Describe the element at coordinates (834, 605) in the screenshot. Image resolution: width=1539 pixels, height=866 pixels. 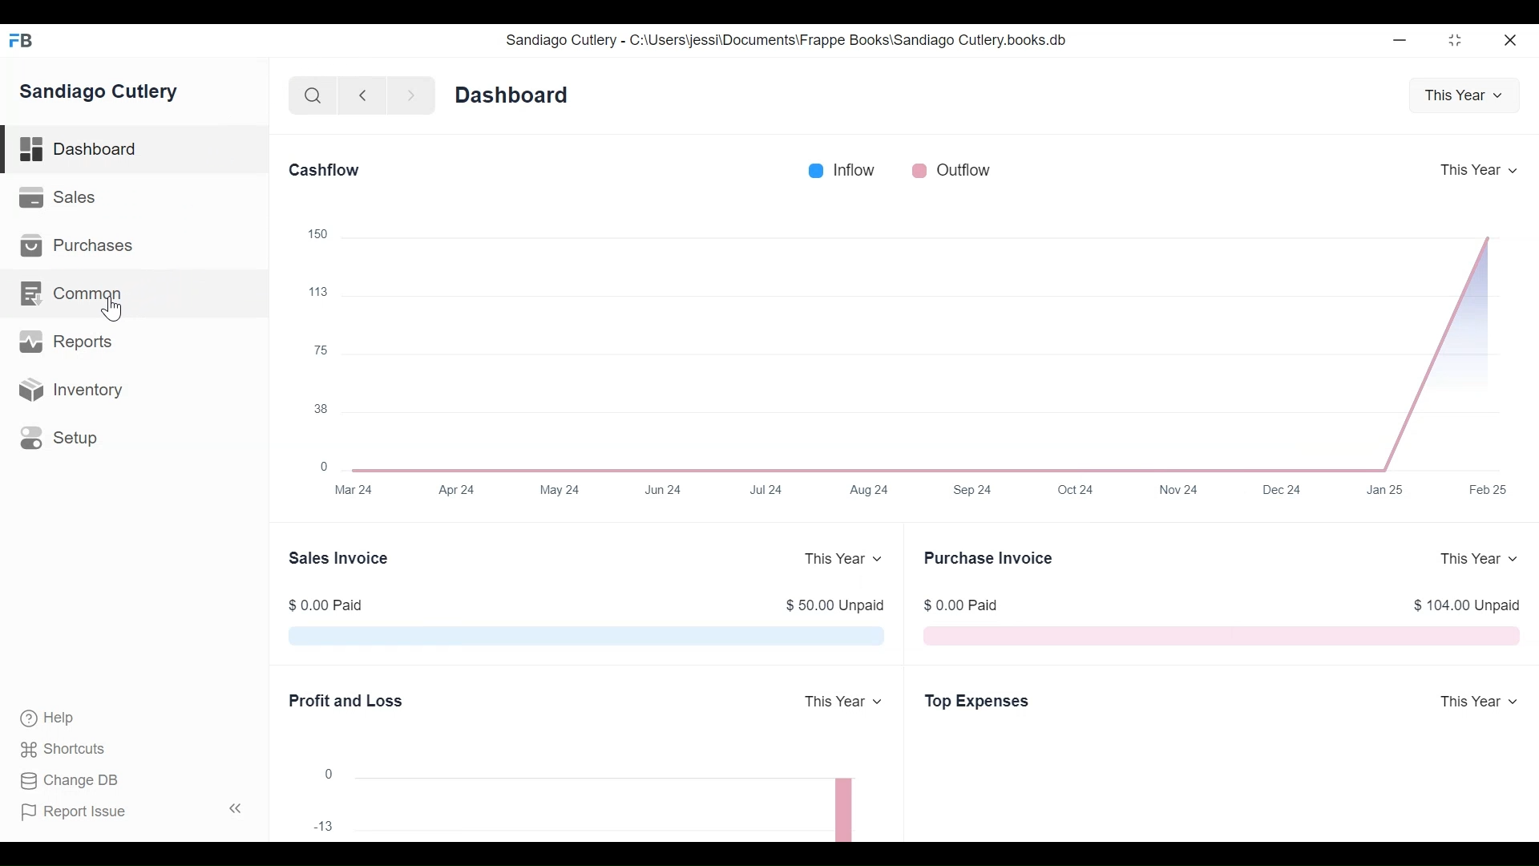
I see `$50.00 Unpaid` at that location.